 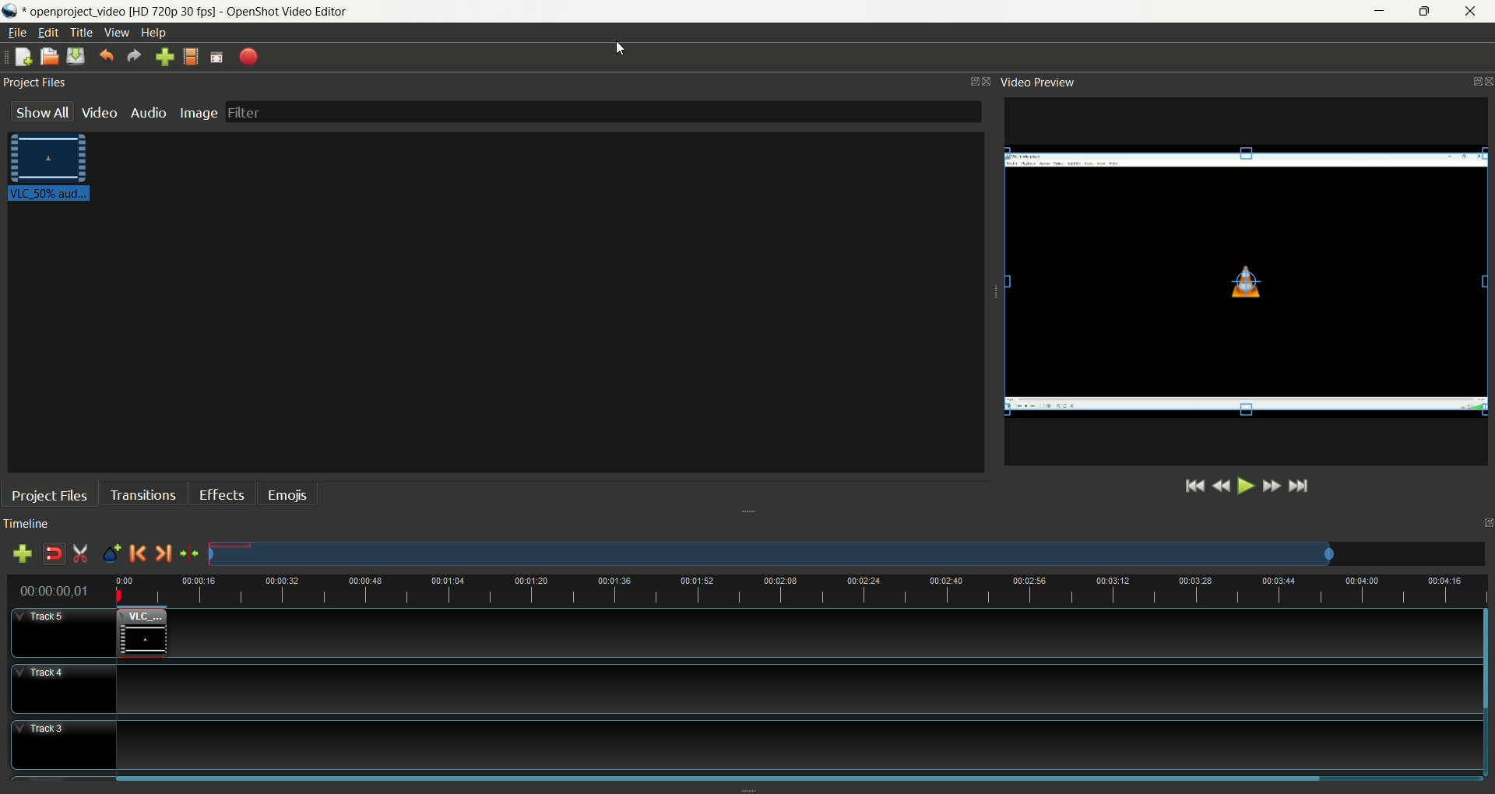 I want to click on effects, so click(x=225, y=493).